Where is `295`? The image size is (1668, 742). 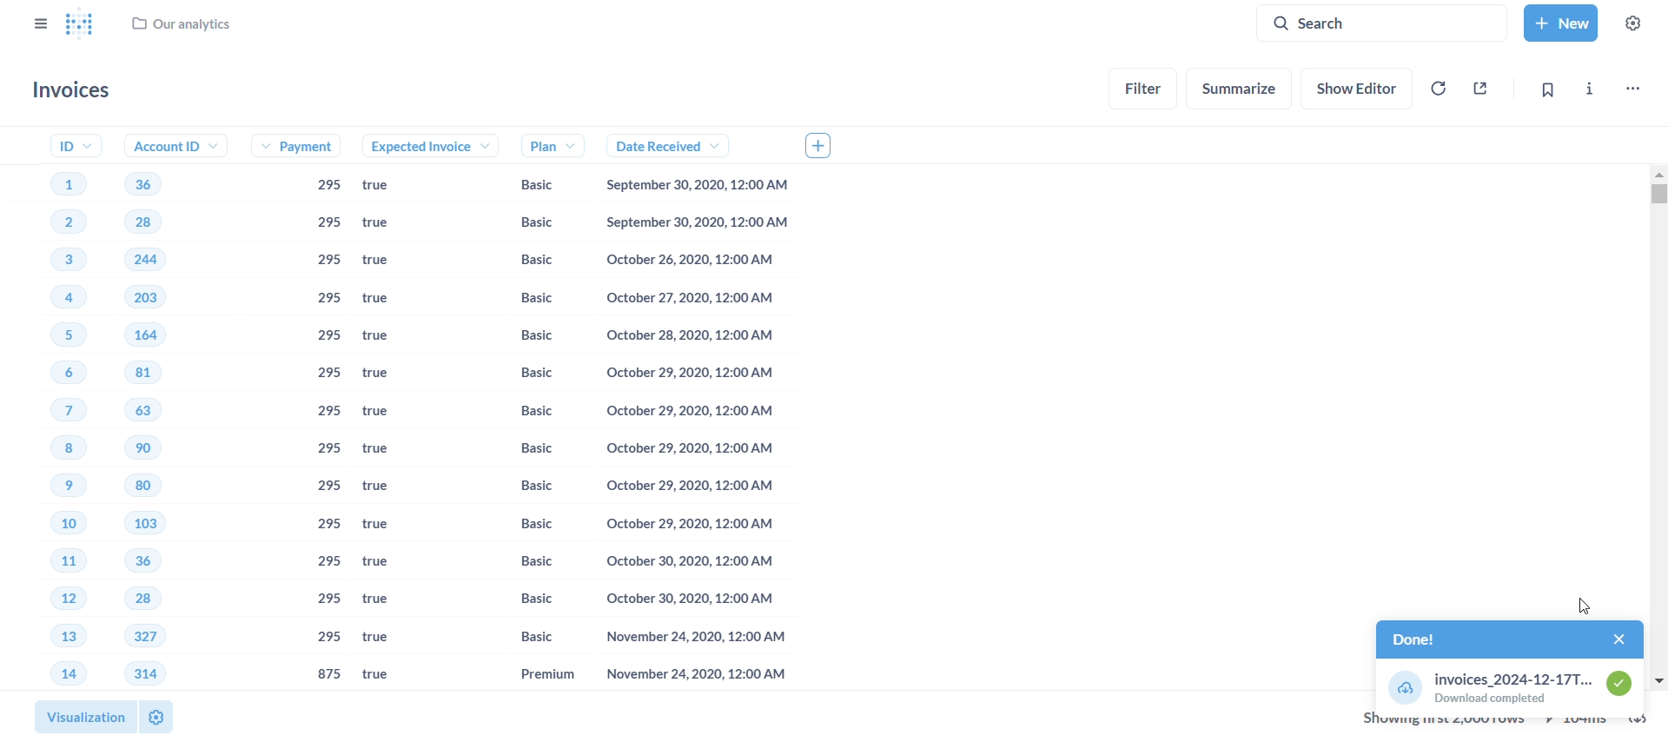 295 is located at coordinates (331, 448).